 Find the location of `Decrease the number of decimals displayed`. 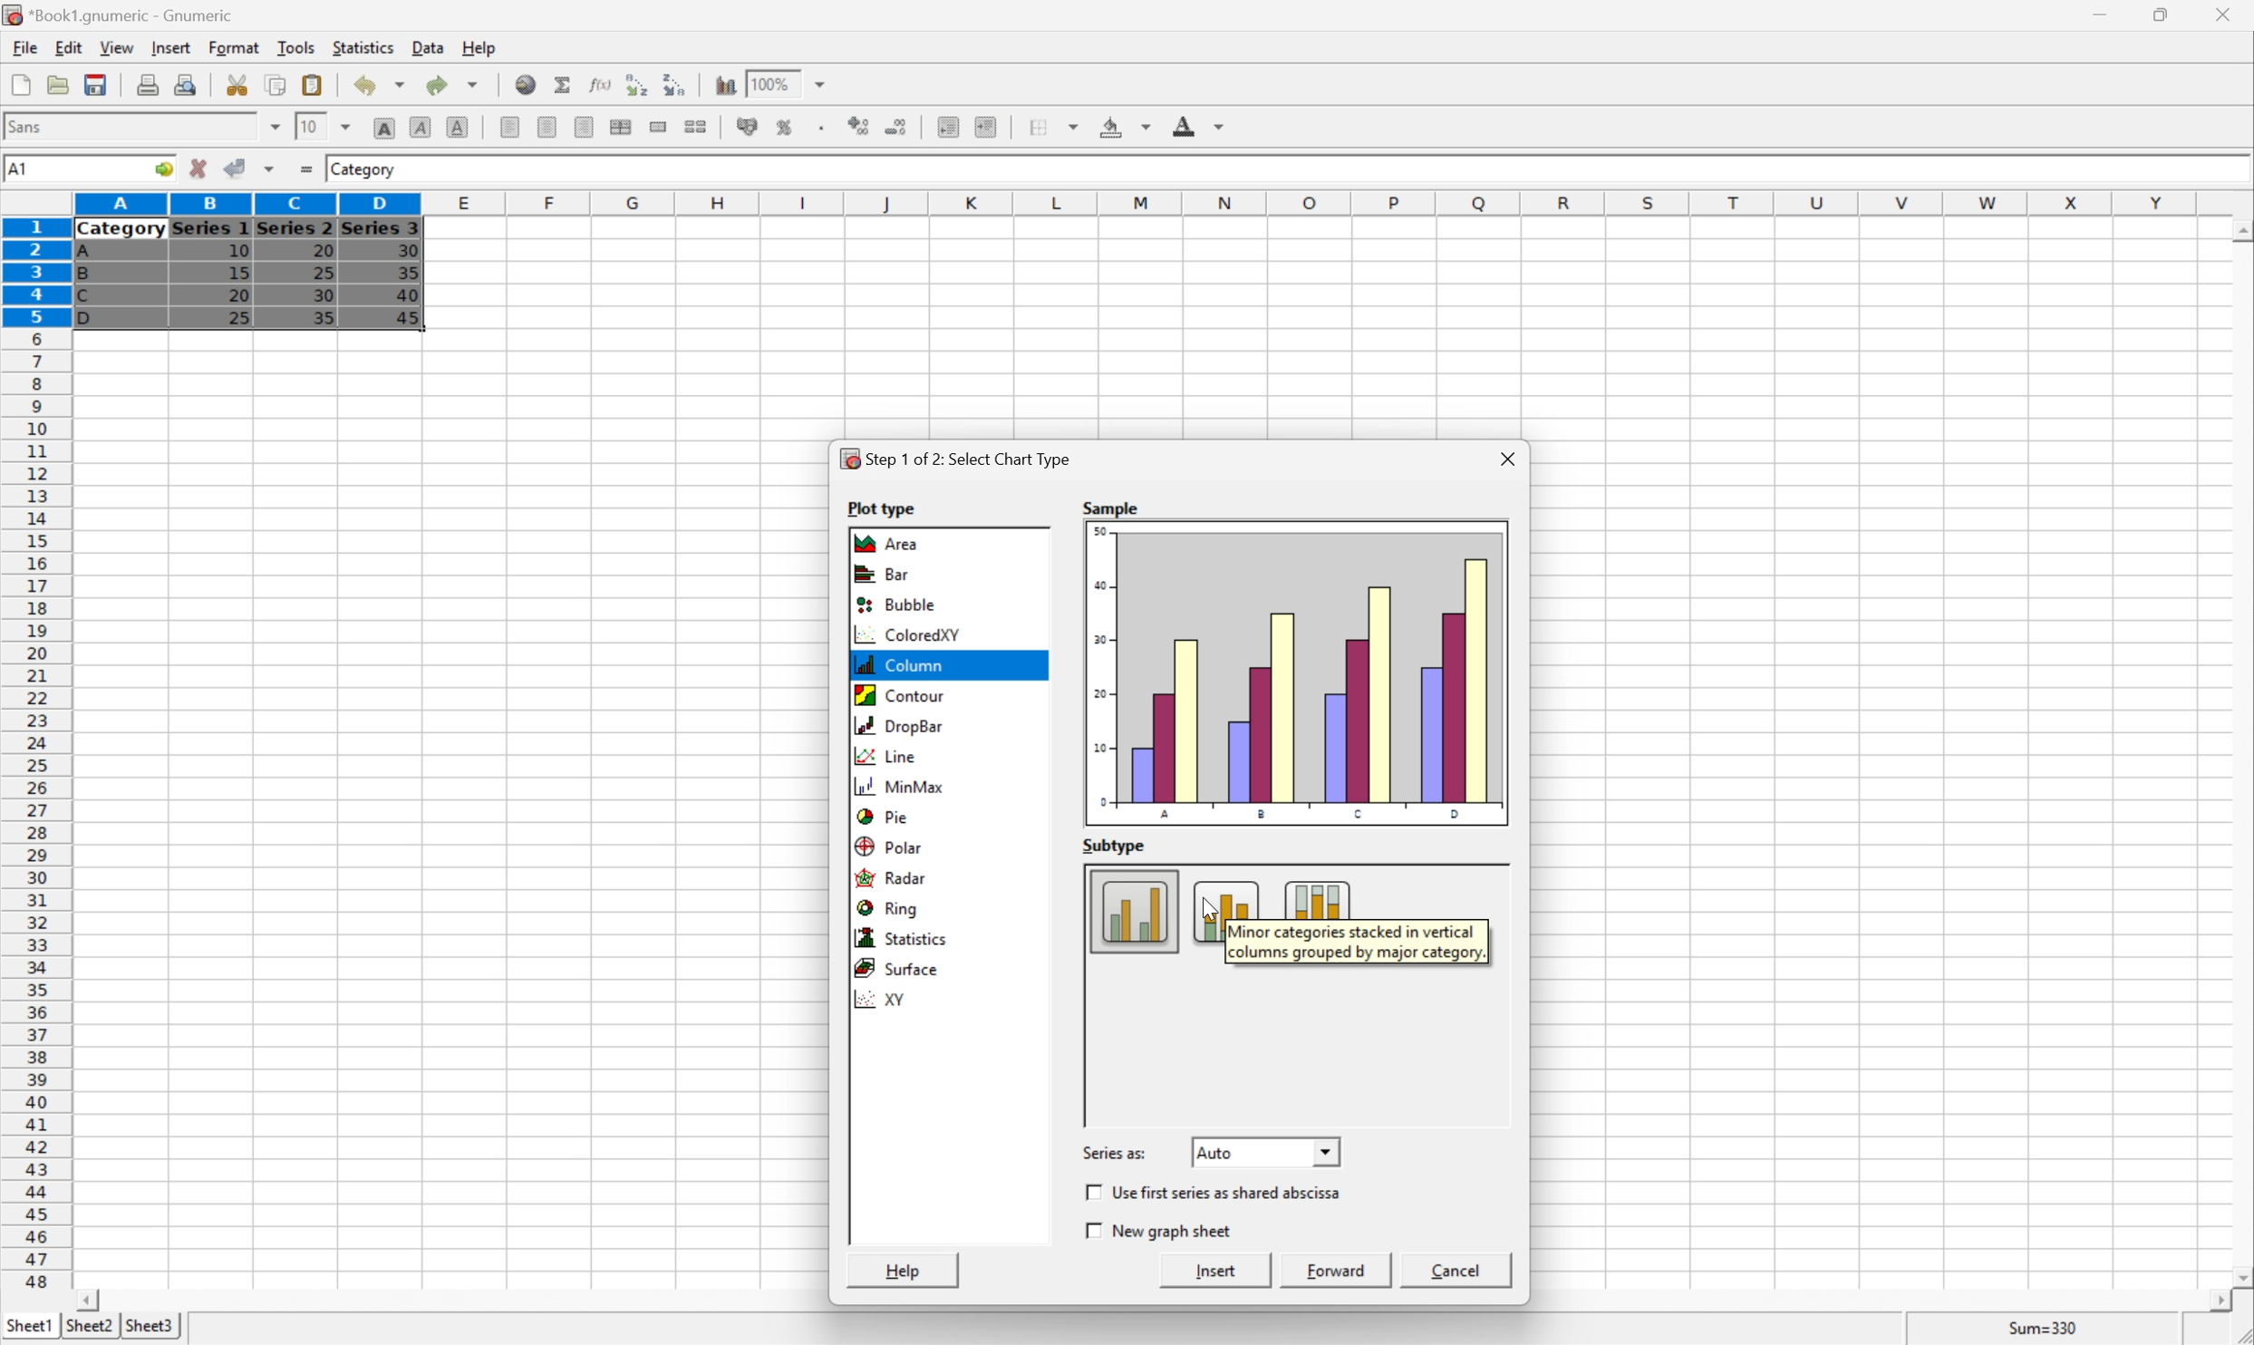

Decrease the number of decimals displayed is located at coordinates (895, 124).